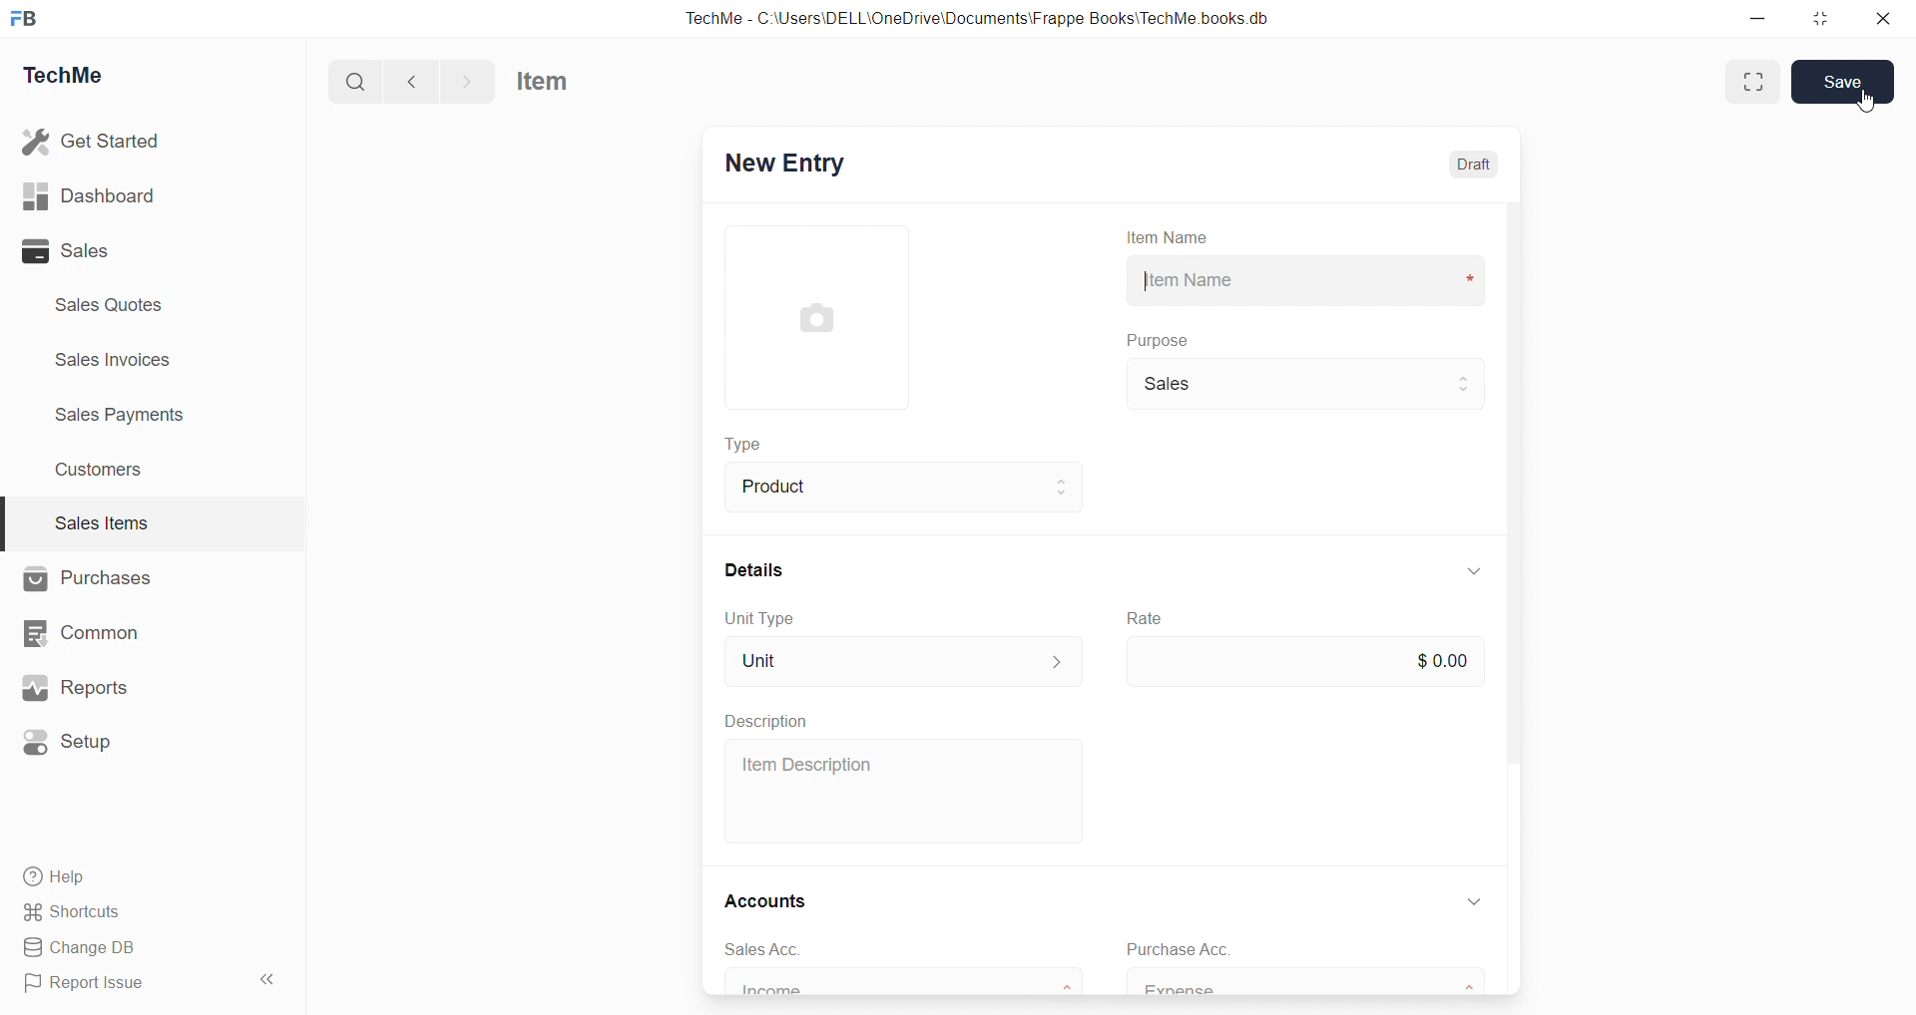 This screenshot has width=1916, height=1015. What do you see at coordinates (1179, 950) in the screenshot?
I see `Purchase Acc` at bounding box center [1179, 950].